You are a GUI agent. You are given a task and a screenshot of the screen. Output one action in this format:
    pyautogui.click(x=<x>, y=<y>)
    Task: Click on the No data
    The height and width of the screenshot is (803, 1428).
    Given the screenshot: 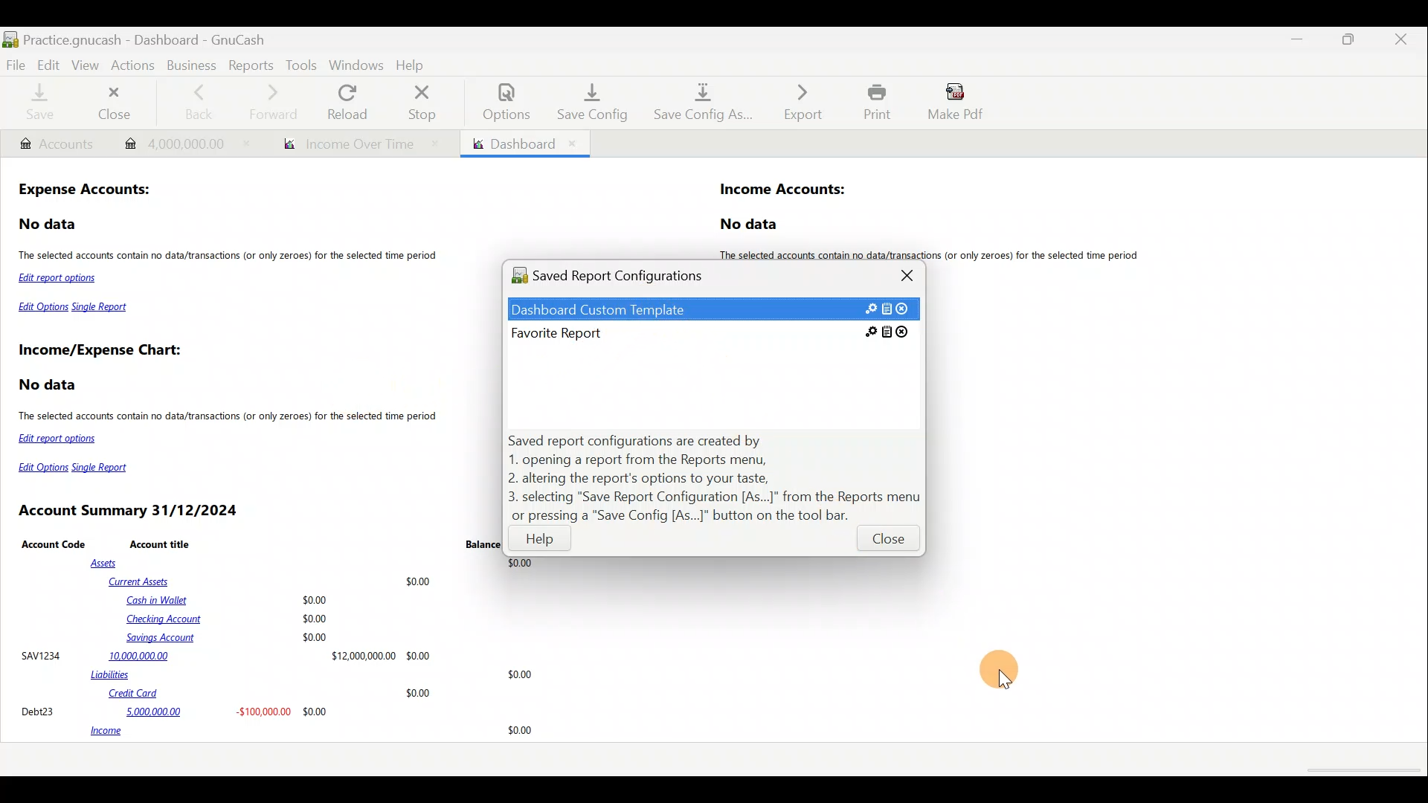 What is the action you would take?
    pyautogui.click(x=49, y=225)
    